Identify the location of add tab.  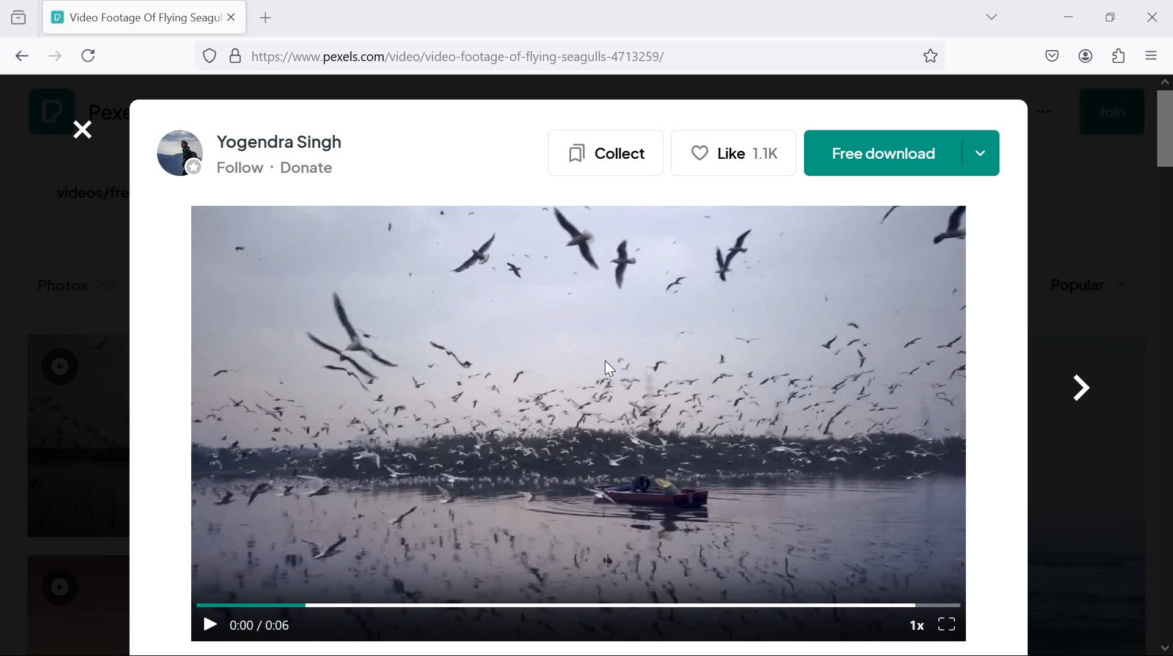
(265, 18).